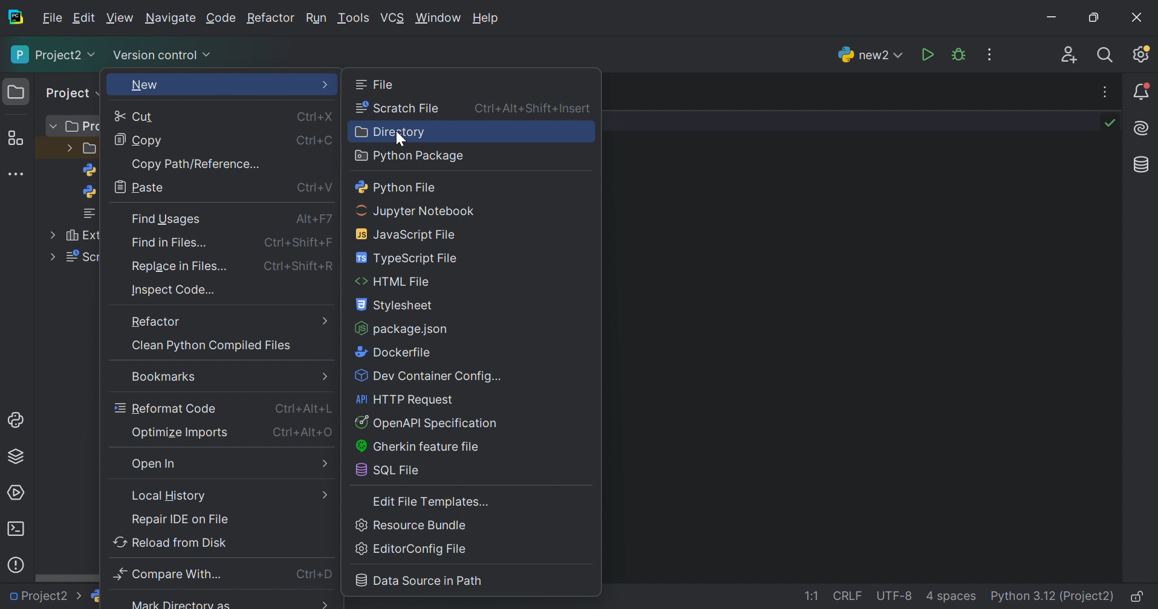  Describe the element at coordinates (170, 542) in the screenshot. I see `Reload from disk` at that location.